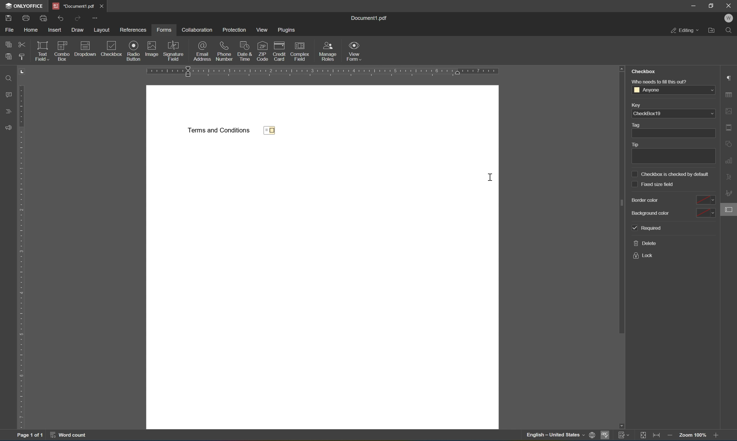  Describe the element at coordinates (713, 5) in the screenshot. I see `restore down` at that location.